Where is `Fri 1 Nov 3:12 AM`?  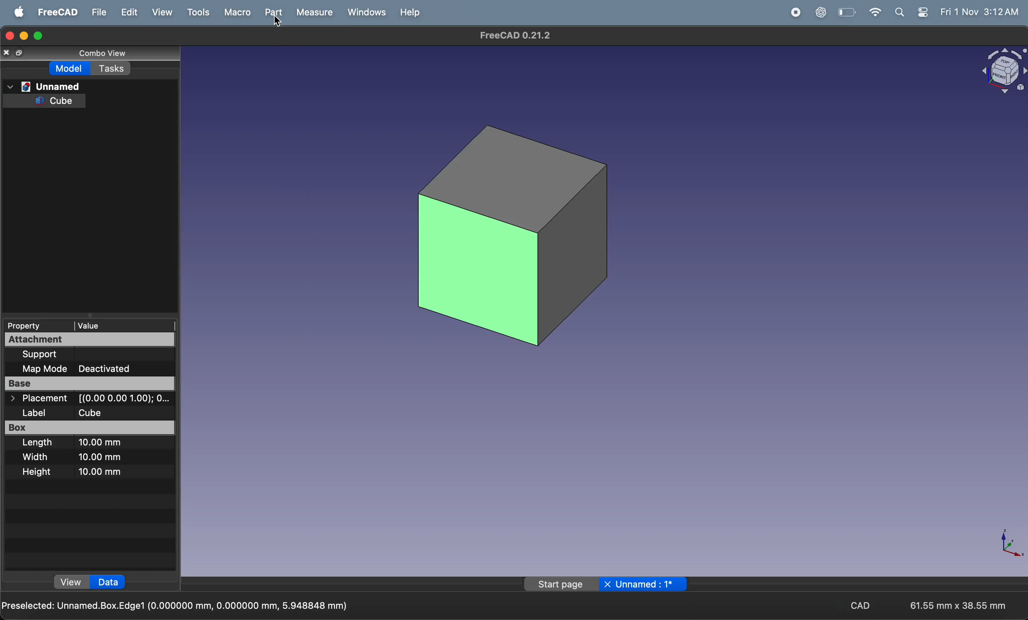
Fri 1 Nov 3:12 AM is located at coordinates (979, 11).